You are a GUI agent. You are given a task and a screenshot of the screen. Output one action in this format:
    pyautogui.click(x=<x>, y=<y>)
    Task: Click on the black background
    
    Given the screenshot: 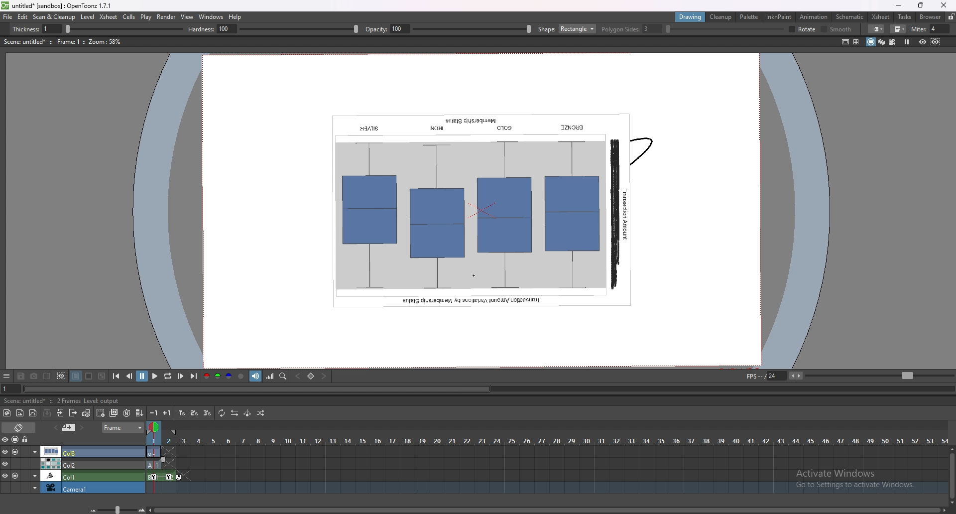 What is the action you would take?
    pyautogui.click(x=76, y=376)
    